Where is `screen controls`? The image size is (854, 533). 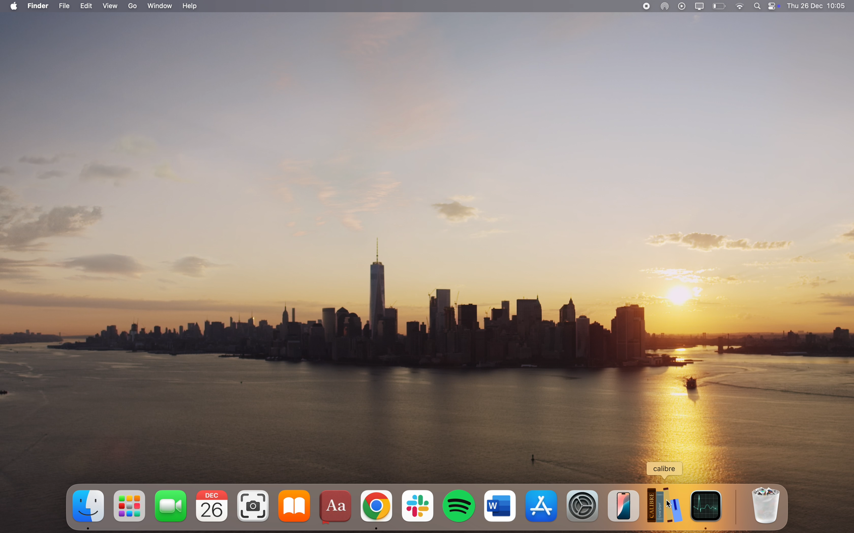
screen controls is located at coordinates (775, 6).